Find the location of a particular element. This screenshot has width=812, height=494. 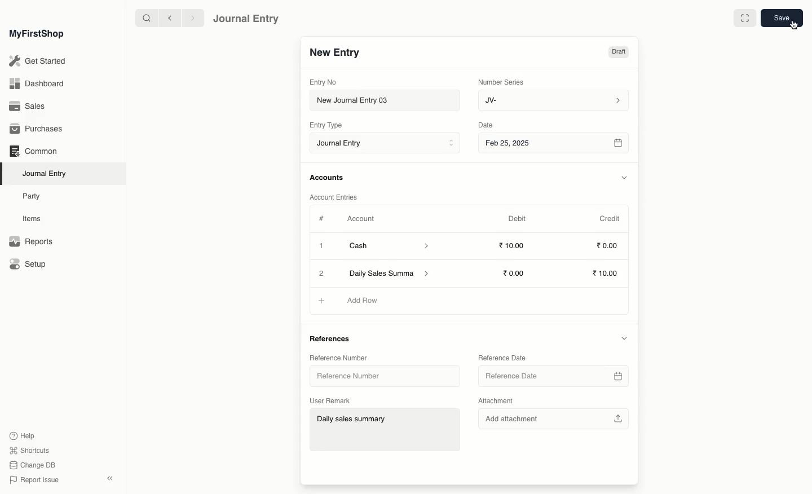

Purchases is located at coordinates (39, 129).